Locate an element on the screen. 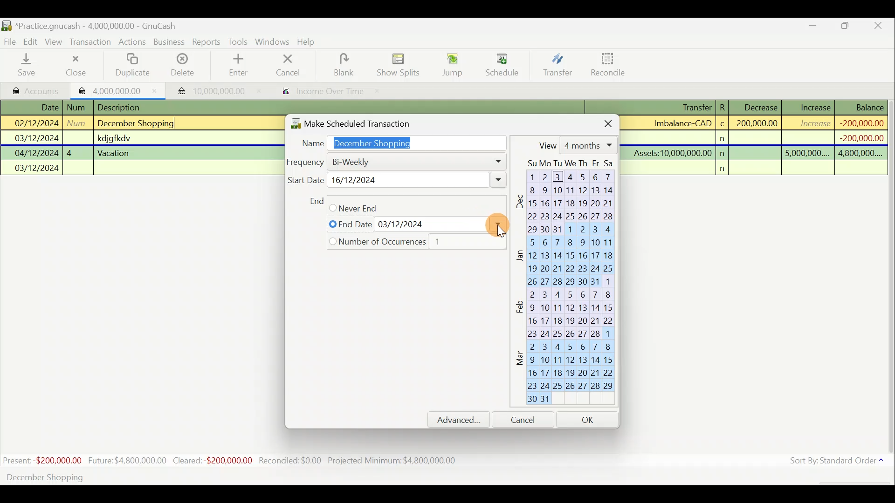 The image size is (895, 503). OK is located at coordinates (589, 419).